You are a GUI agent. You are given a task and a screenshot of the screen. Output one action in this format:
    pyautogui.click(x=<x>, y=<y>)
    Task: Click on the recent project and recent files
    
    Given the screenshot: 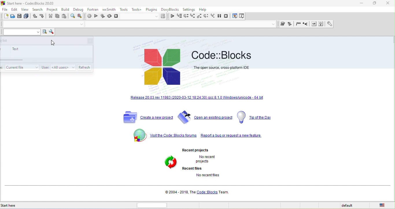 What is the action you would take?
    pyautogui.click(x=171, y=167)
    